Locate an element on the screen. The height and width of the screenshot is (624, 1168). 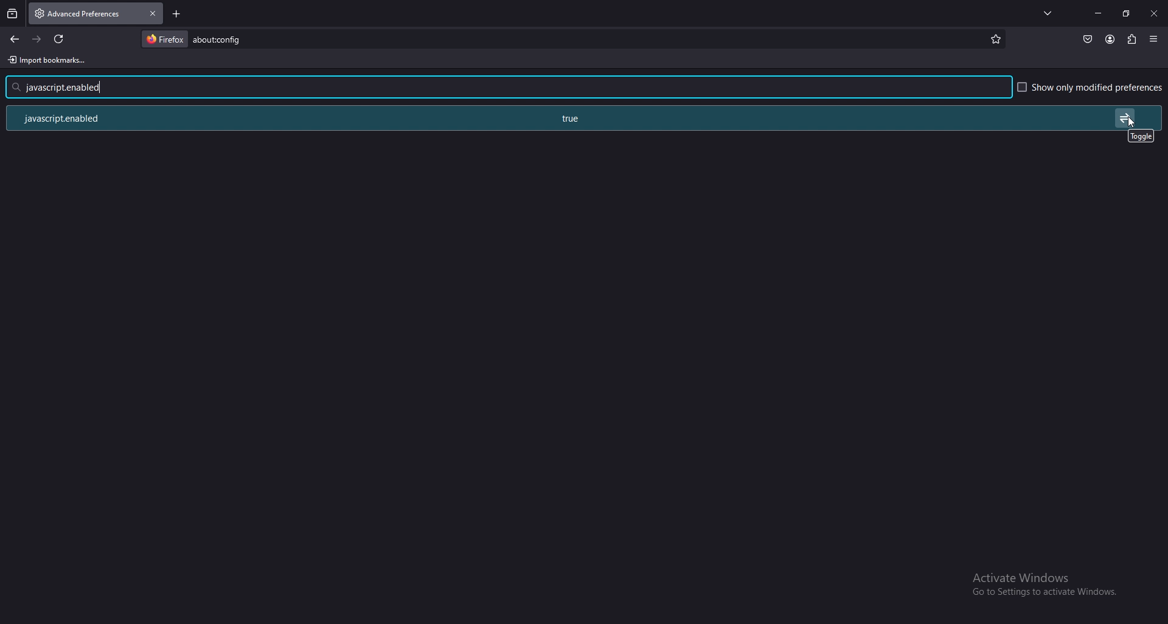
save to pocket is located at coordinates (1088, 40).